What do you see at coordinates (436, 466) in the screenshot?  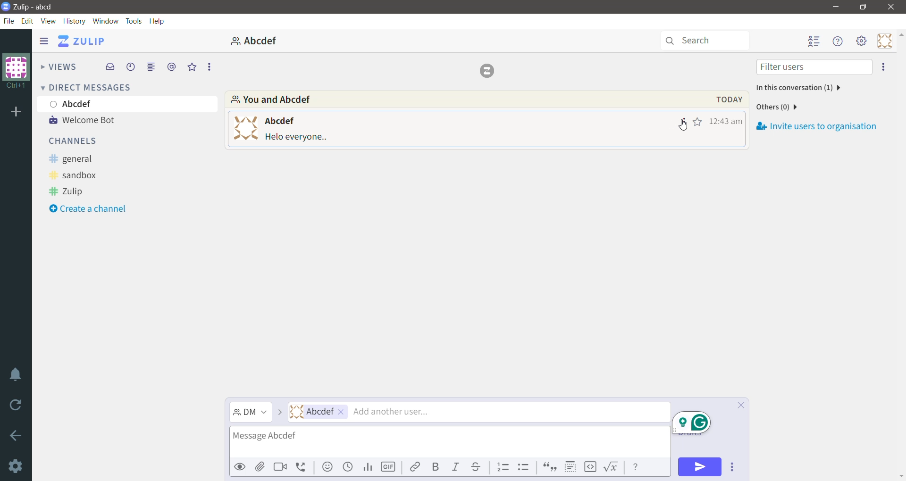 I see `Bold` at bounding box center [436, 466].